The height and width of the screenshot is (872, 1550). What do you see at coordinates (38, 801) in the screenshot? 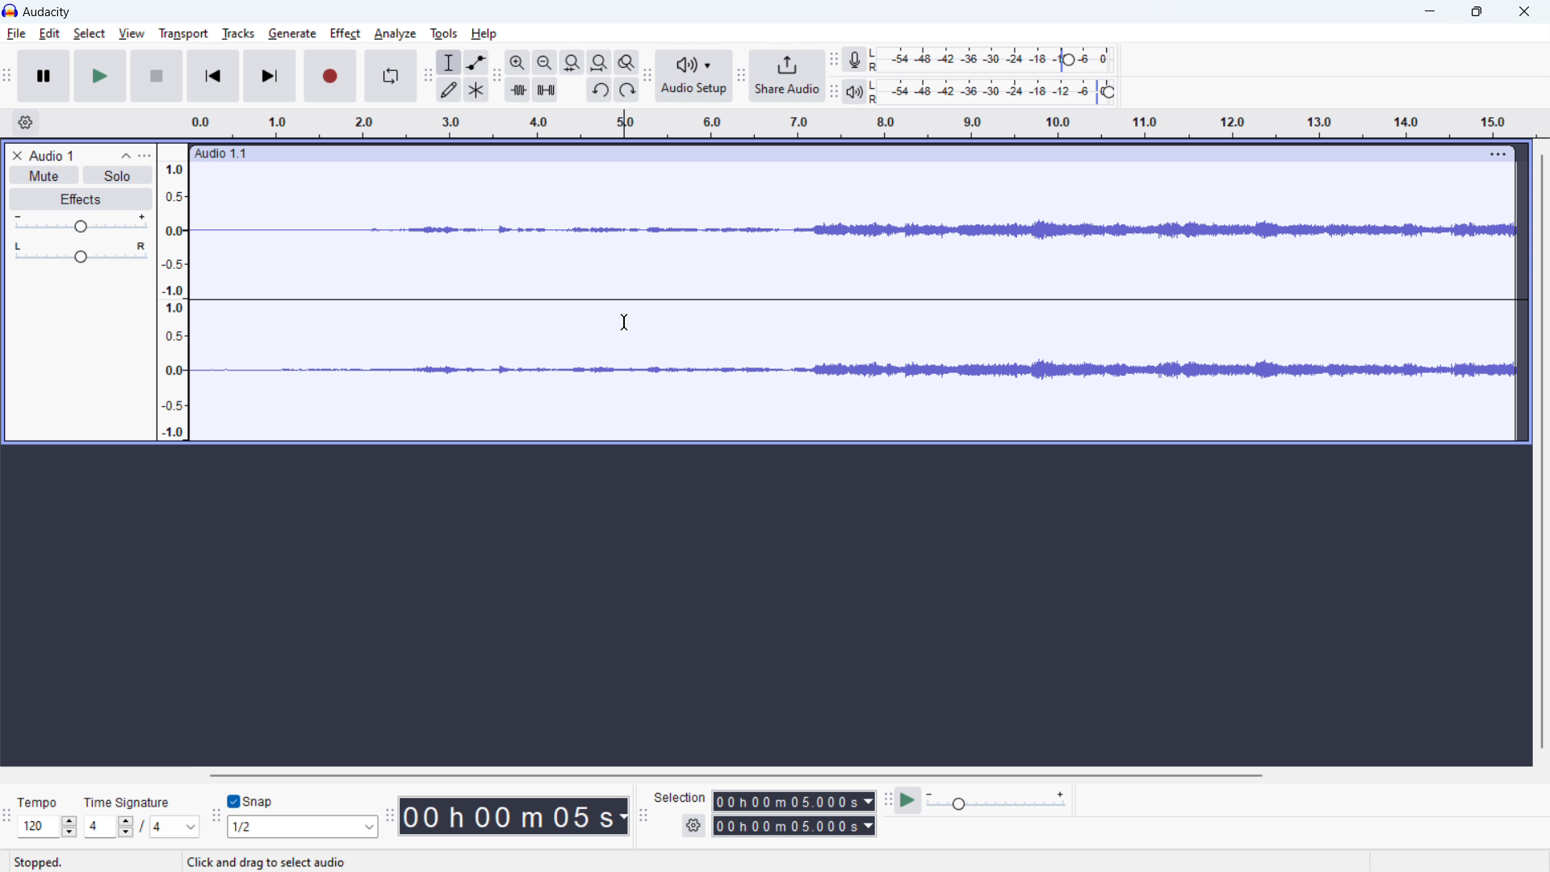
I see `Tempo` at bounding box center [38, 801].